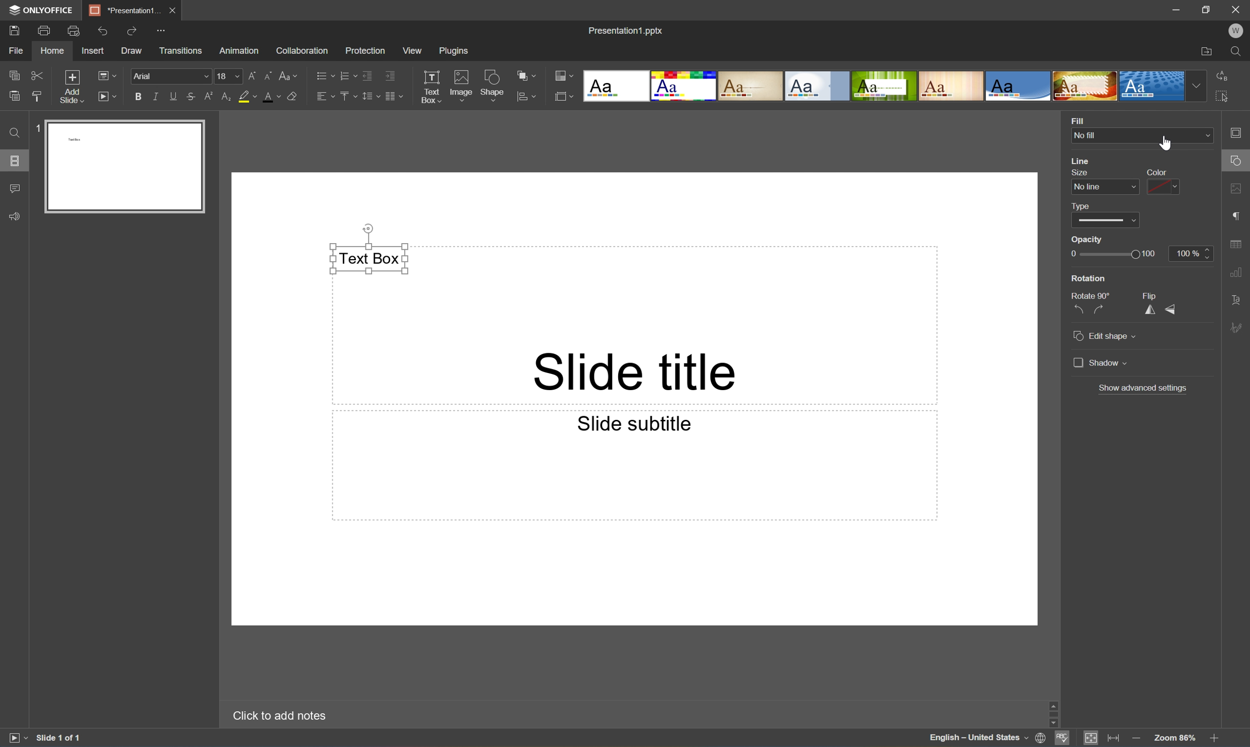 The height and width of the screenshot is (747, 1250). Describe the element at coordinates (1081, 311) in the screenshot. I see `Rotate 90° countercolckwise` at that location.